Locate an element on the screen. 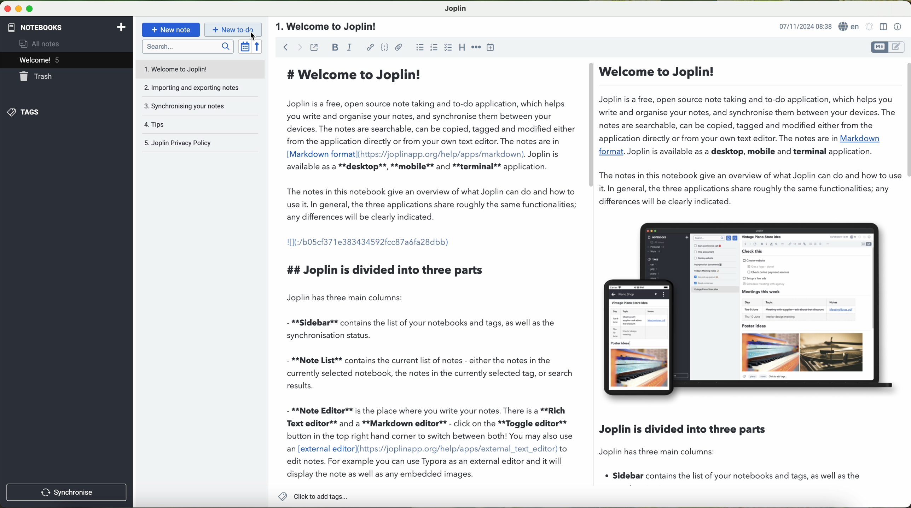 The image size is (911, 508). all notes is located at coordinates (41, 44).